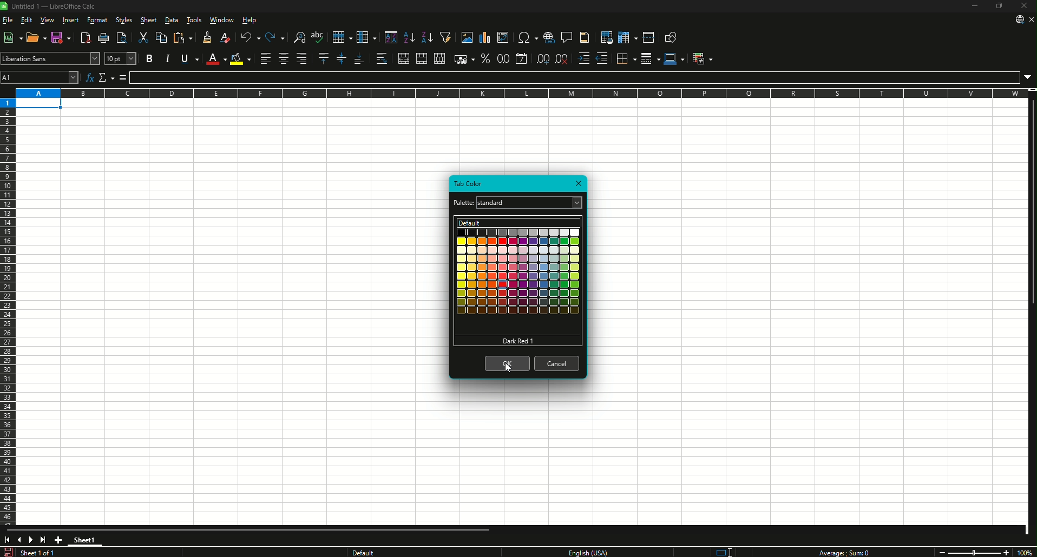  I want to click on Save changes, so click(8, 552).